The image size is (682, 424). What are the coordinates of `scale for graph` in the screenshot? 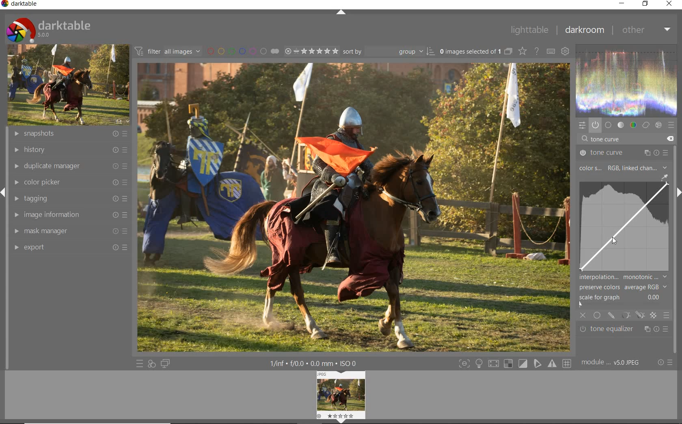 It's located at (622, 297).